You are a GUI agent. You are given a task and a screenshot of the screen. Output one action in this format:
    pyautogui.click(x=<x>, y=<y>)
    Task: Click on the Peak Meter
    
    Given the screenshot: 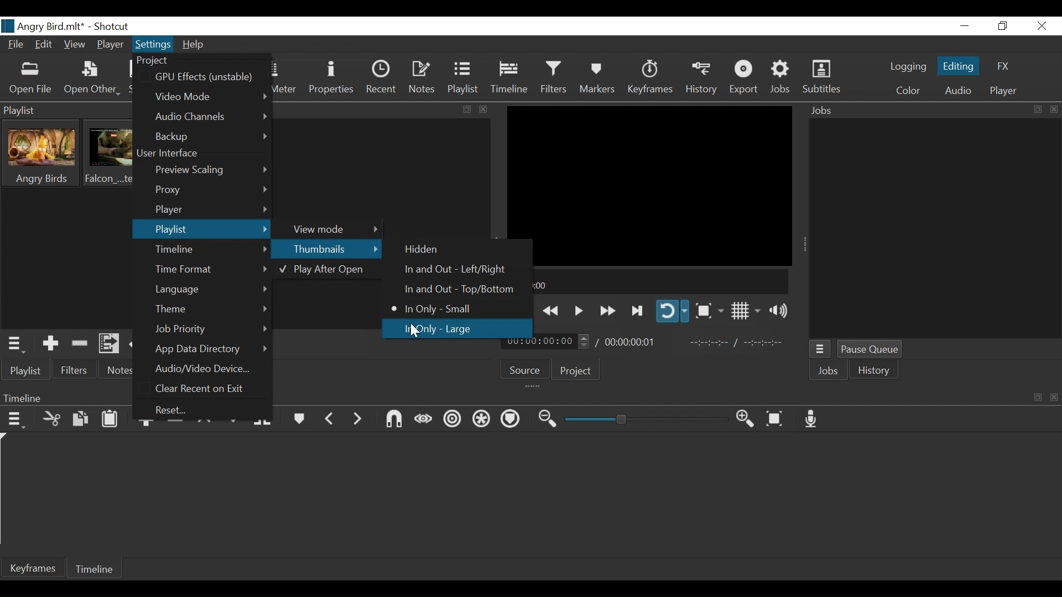 What is the action you would take?
    pyautogui.click(x=283, y=79)
    